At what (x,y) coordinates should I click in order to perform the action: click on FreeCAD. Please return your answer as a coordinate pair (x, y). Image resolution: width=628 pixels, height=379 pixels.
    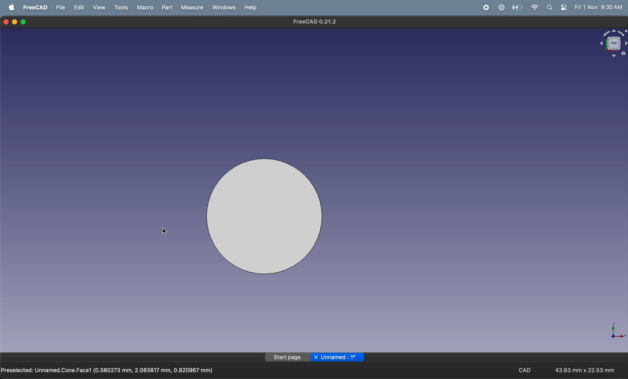
    Looking at the image, I should click on (35, 7).